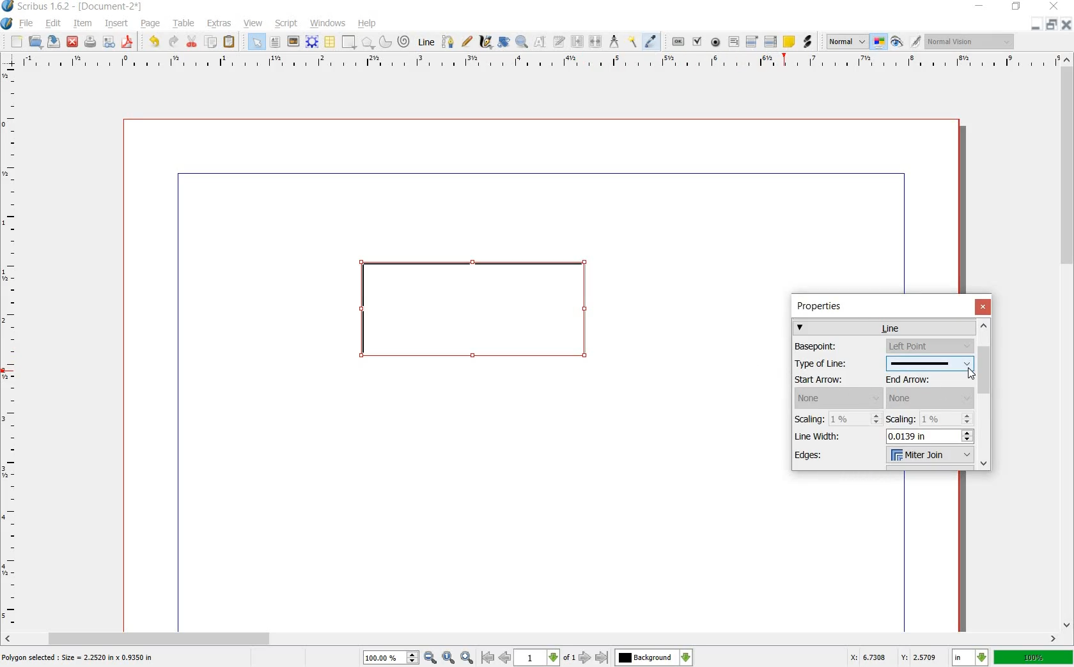  What do you see at coordinates (930, 398) in the screenshot?
I see `end arrow` at bounding box center [930, 398].